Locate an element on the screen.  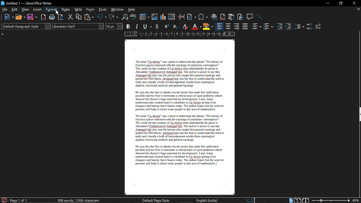
Insert link is located at coordinates (214, 17).